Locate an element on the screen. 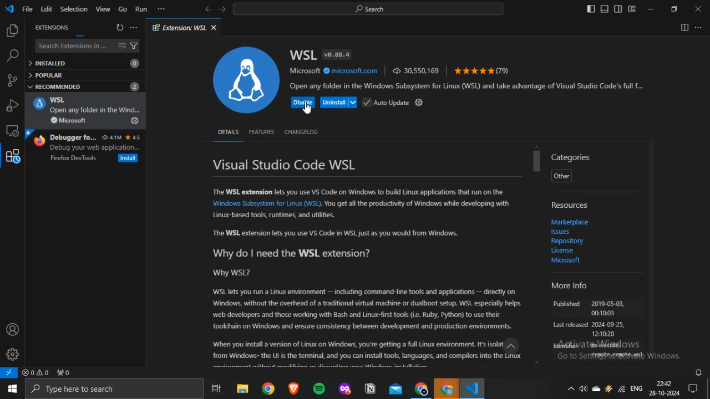  2019-05-03 is located at coordinates (608, 304).